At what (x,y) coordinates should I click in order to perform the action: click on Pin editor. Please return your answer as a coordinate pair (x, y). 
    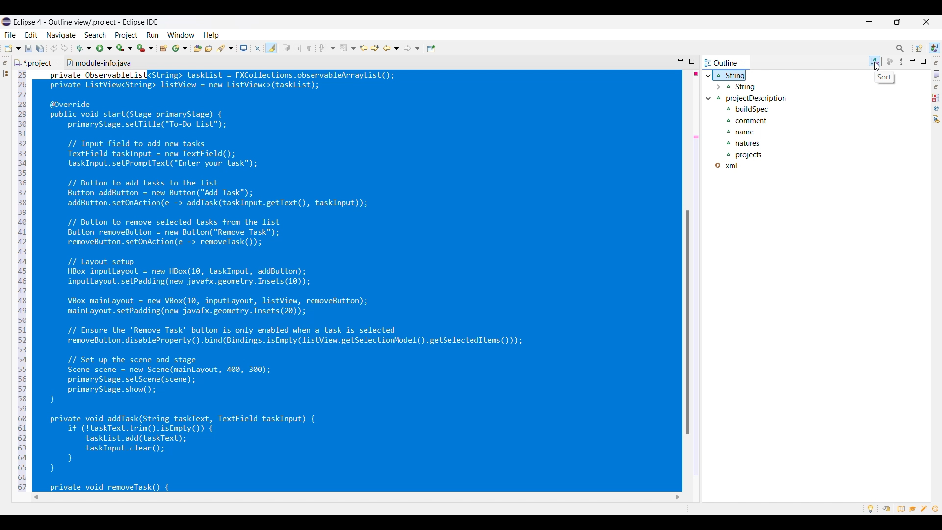
    Looking at the image, I should click on (431, 49).